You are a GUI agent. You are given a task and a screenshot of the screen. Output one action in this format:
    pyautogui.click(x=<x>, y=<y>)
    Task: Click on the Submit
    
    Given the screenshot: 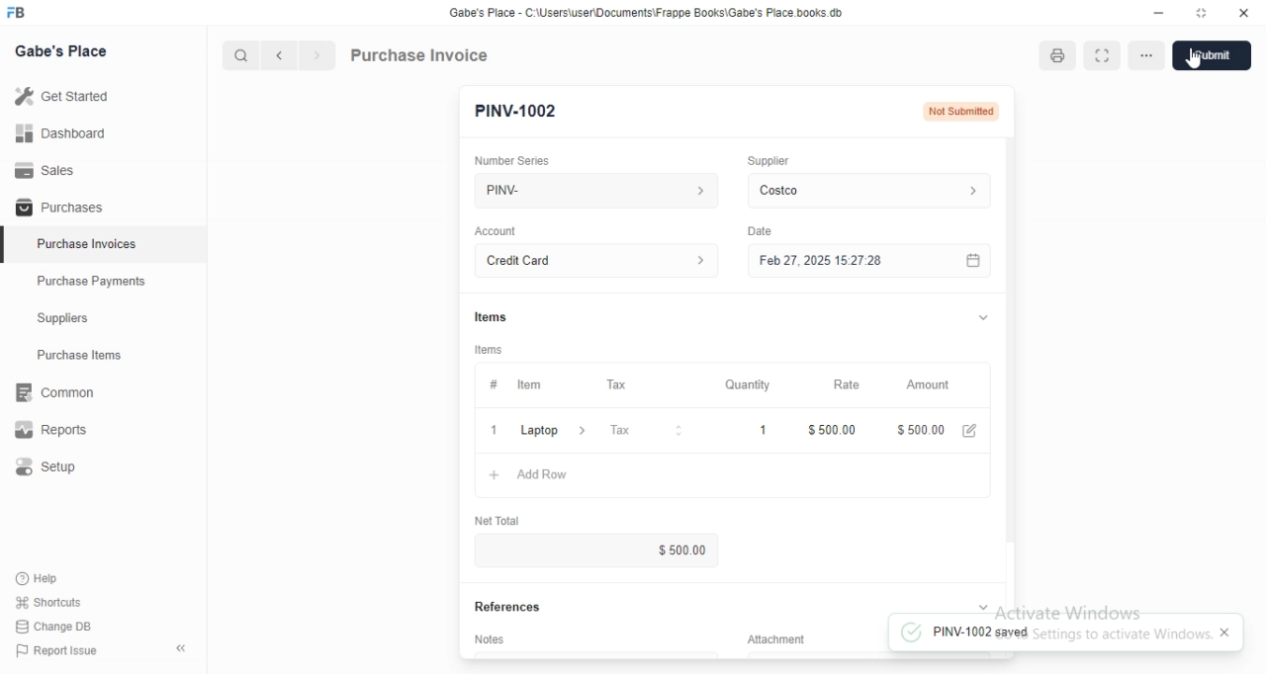 What is the action you would take?
    pyautogui.click(x=1212, y=55)
    